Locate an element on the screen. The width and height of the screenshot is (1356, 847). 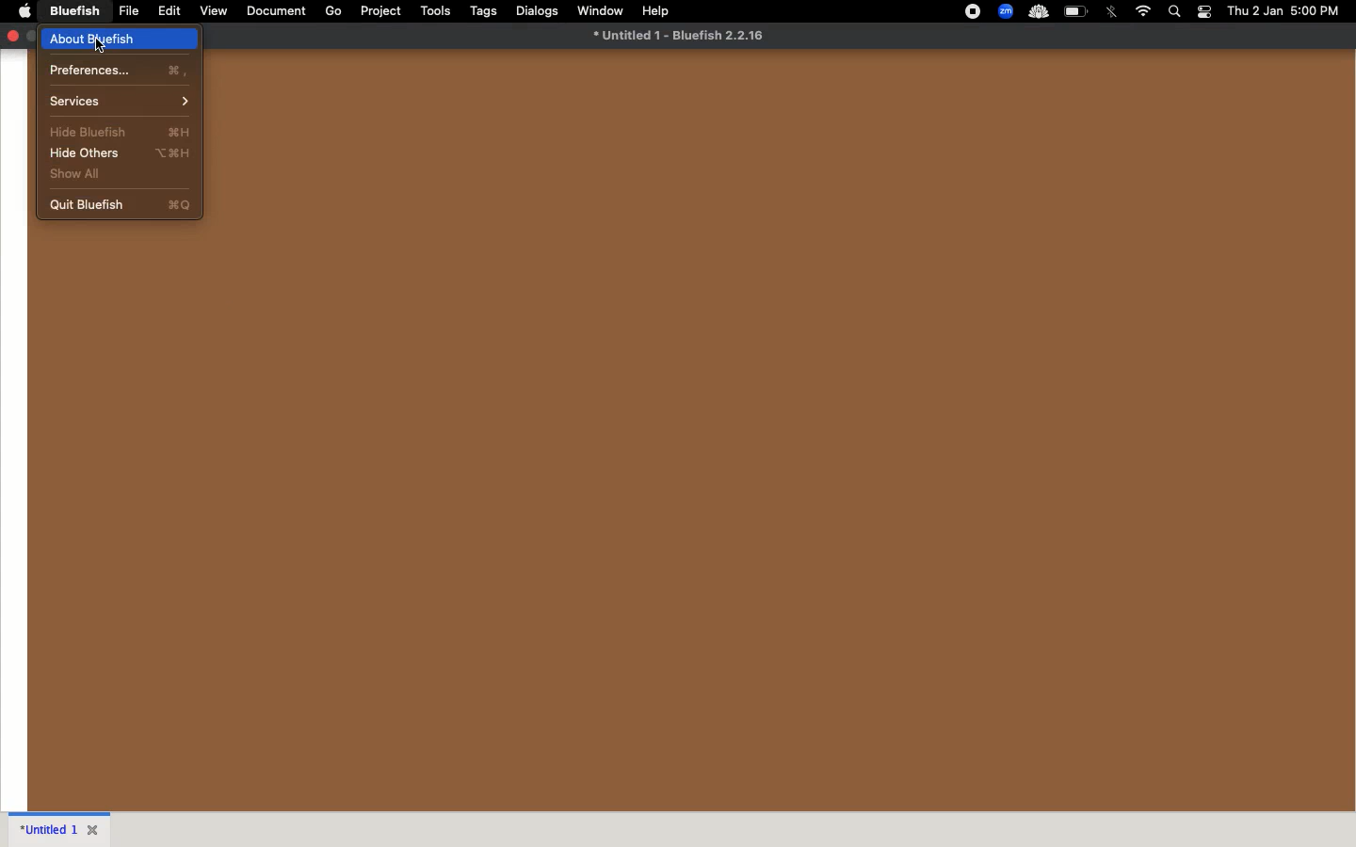
notification is located at coordinates (1204, 11).